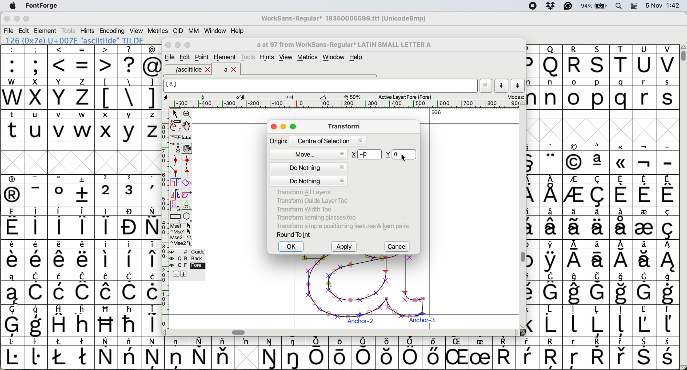  I want to click on symbol, so click(83, 256).